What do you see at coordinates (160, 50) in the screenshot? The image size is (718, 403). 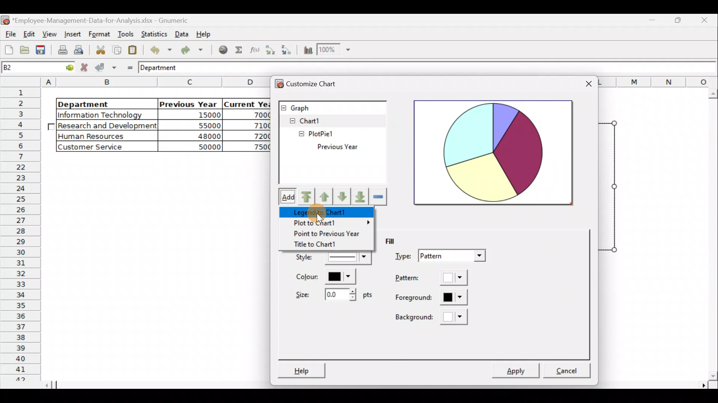 I see `Undo last action` at bounding box center [160, 50].